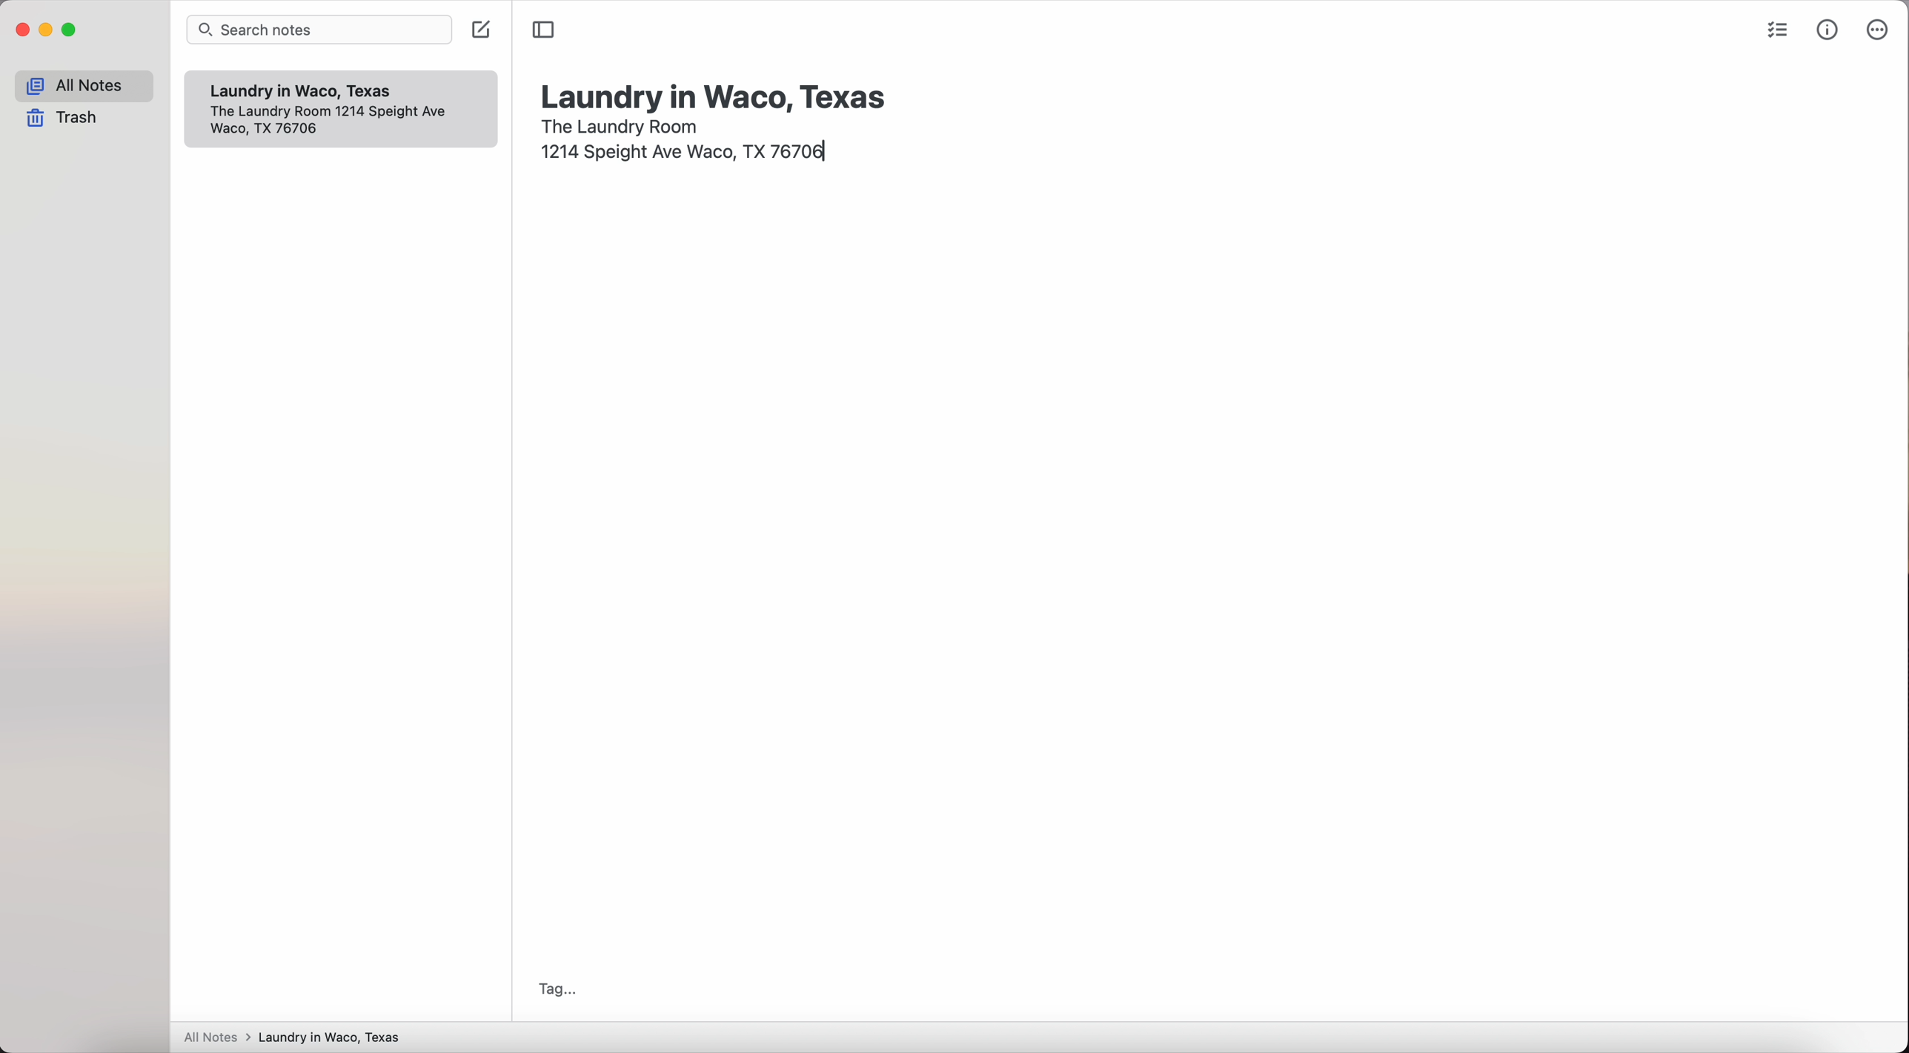  I want to click on maximize app, so click(70, 30).